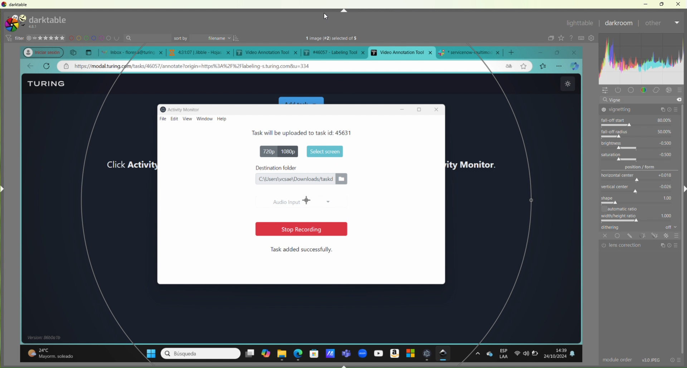 Image resolution: width=687 pixels, height=368 pixels. What do you see at coordinates (409, 354) in the screenshot?
I see `windows` at bounding box center [409, 354].